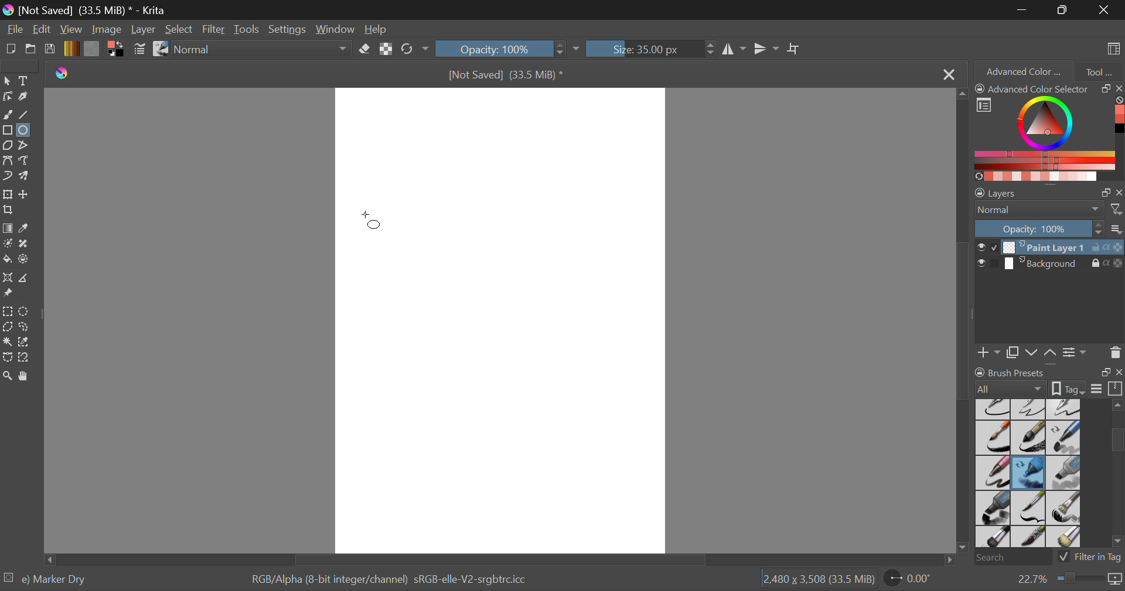 The height and width of the screenshot is (591, 1125). Describe the element at coordinates (1112, 47) in the screenshot. I see `Choose Workspace` at that location.